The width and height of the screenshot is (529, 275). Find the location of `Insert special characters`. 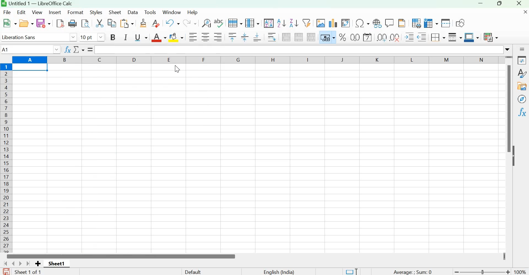

Insert special characters is located at coordinates (362, 22).